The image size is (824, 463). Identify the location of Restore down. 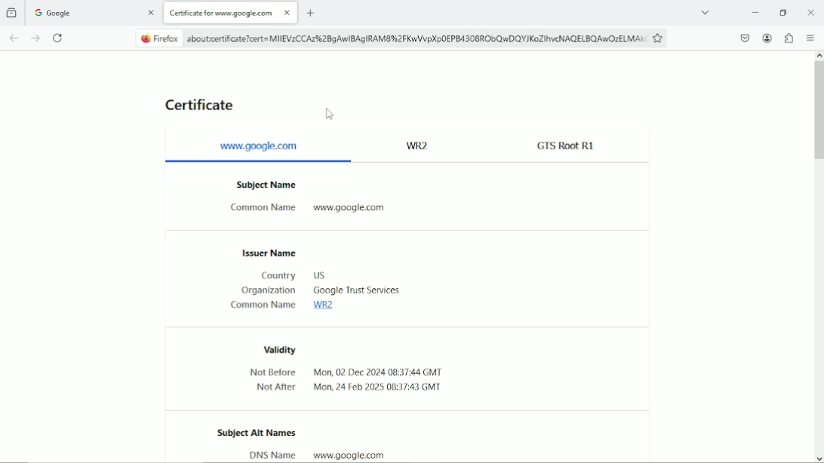
(783, 12).